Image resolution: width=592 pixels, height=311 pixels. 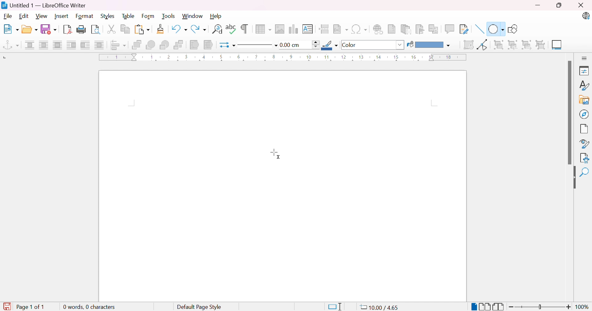 What do you see at coordinates (194, 44) in the screenshot?
I see `To foreground` at bounding box center [194, 44].